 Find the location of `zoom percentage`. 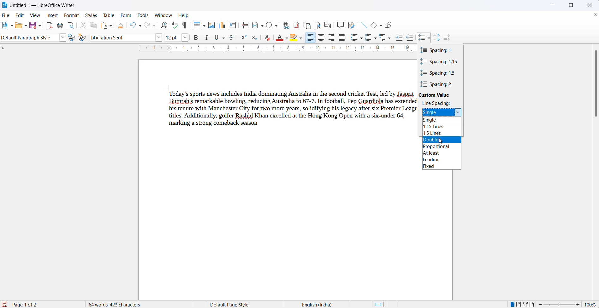

zoom percentage is located at coordinates (591, 304).